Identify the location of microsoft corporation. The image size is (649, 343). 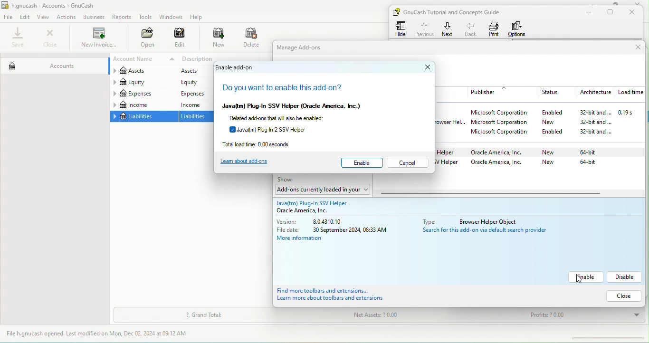
(503, 133).